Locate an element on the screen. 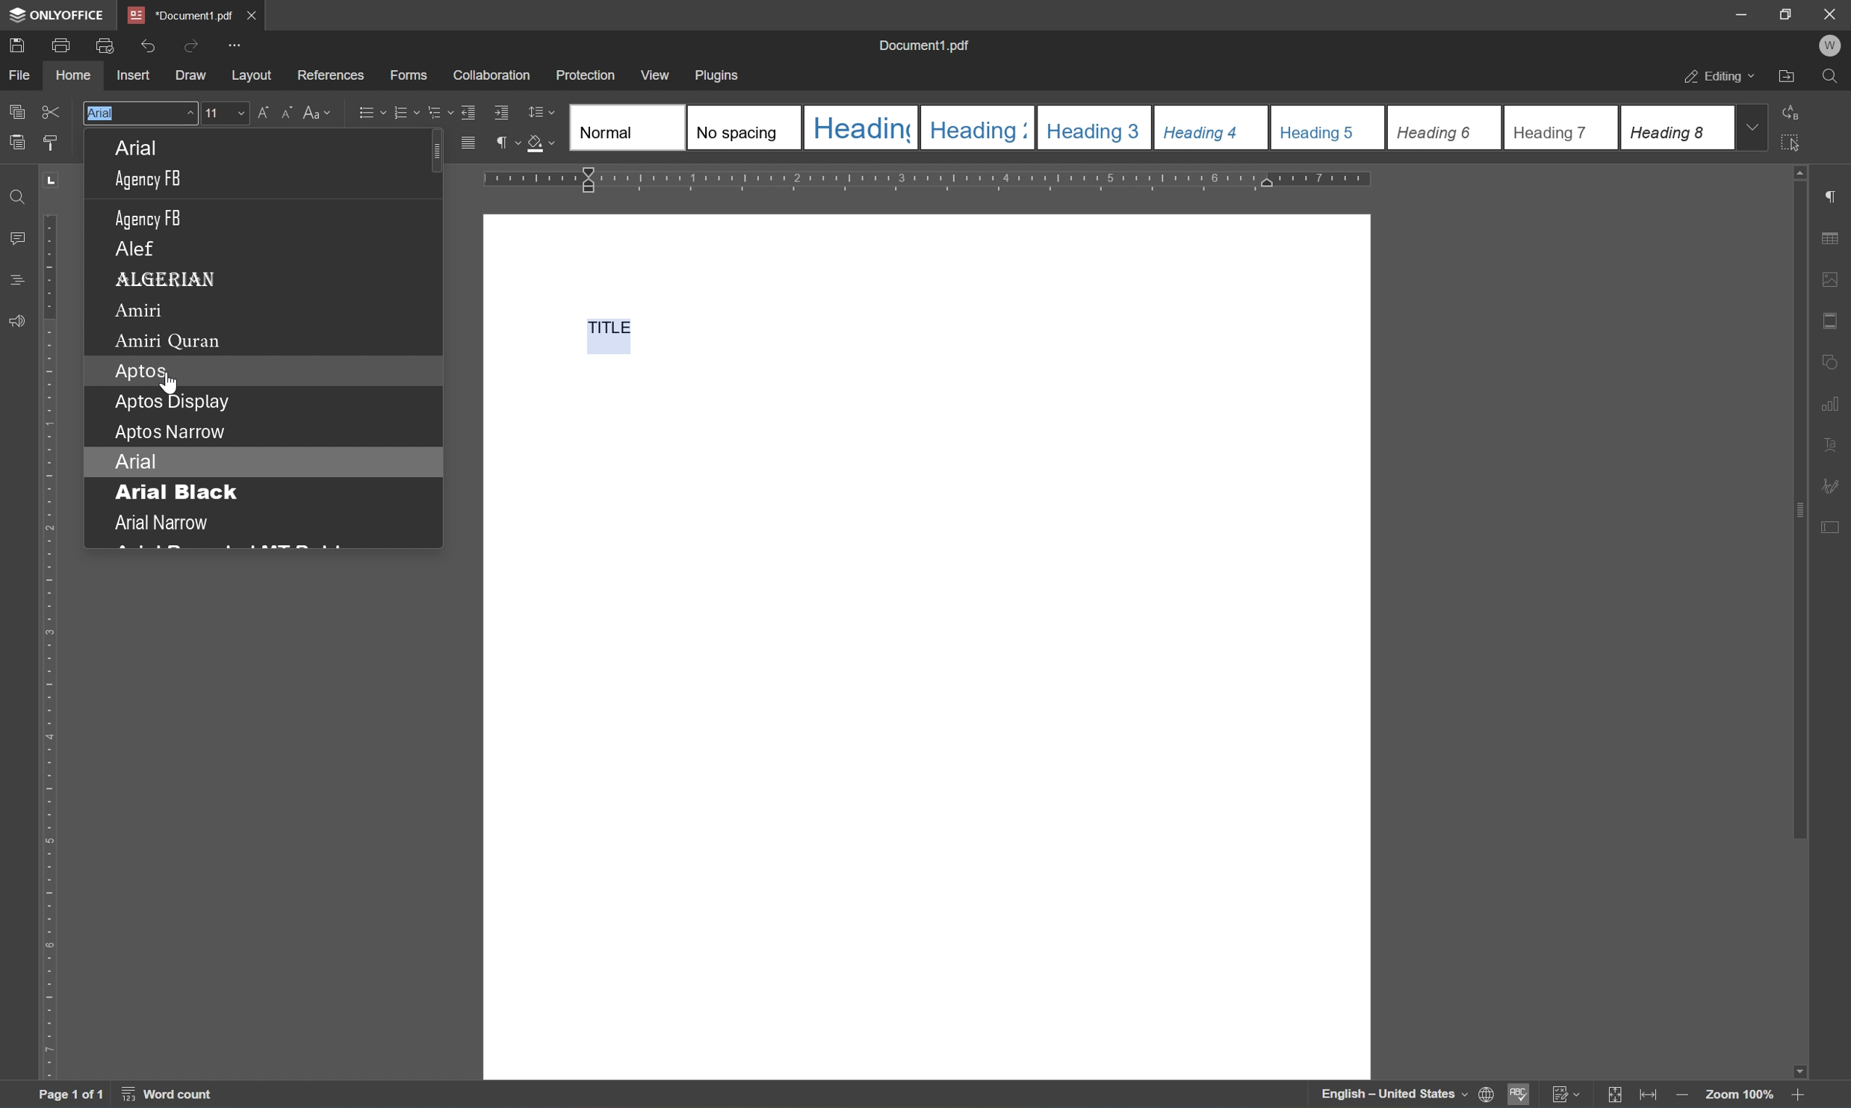 Image resolution: width=1851 pixels, height=1108 pixels. image settings is located at coordinates (1835, 279).